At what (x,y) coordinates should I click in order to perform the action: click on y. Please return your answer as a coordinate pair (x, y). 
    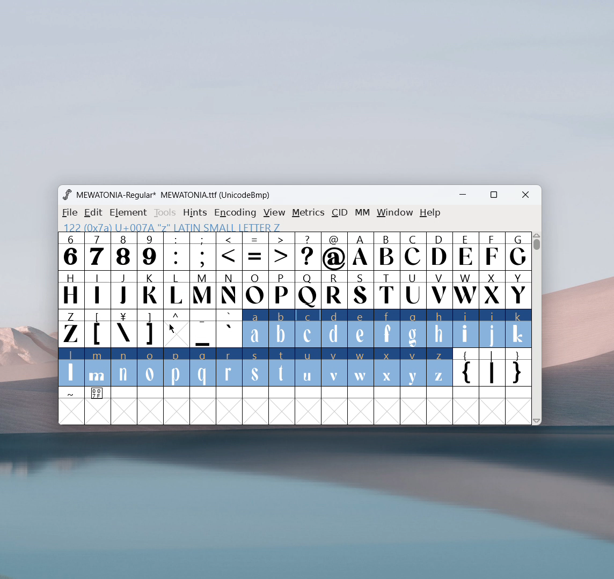
    Looking at the image, I should click on (414, 368).